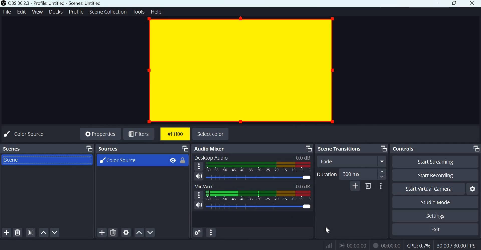 The height and width of the screenshot is (250, 481). What do you see at coordinates (329, 230) in the screenshot?
I see `color` at bounding box center [329, 230].